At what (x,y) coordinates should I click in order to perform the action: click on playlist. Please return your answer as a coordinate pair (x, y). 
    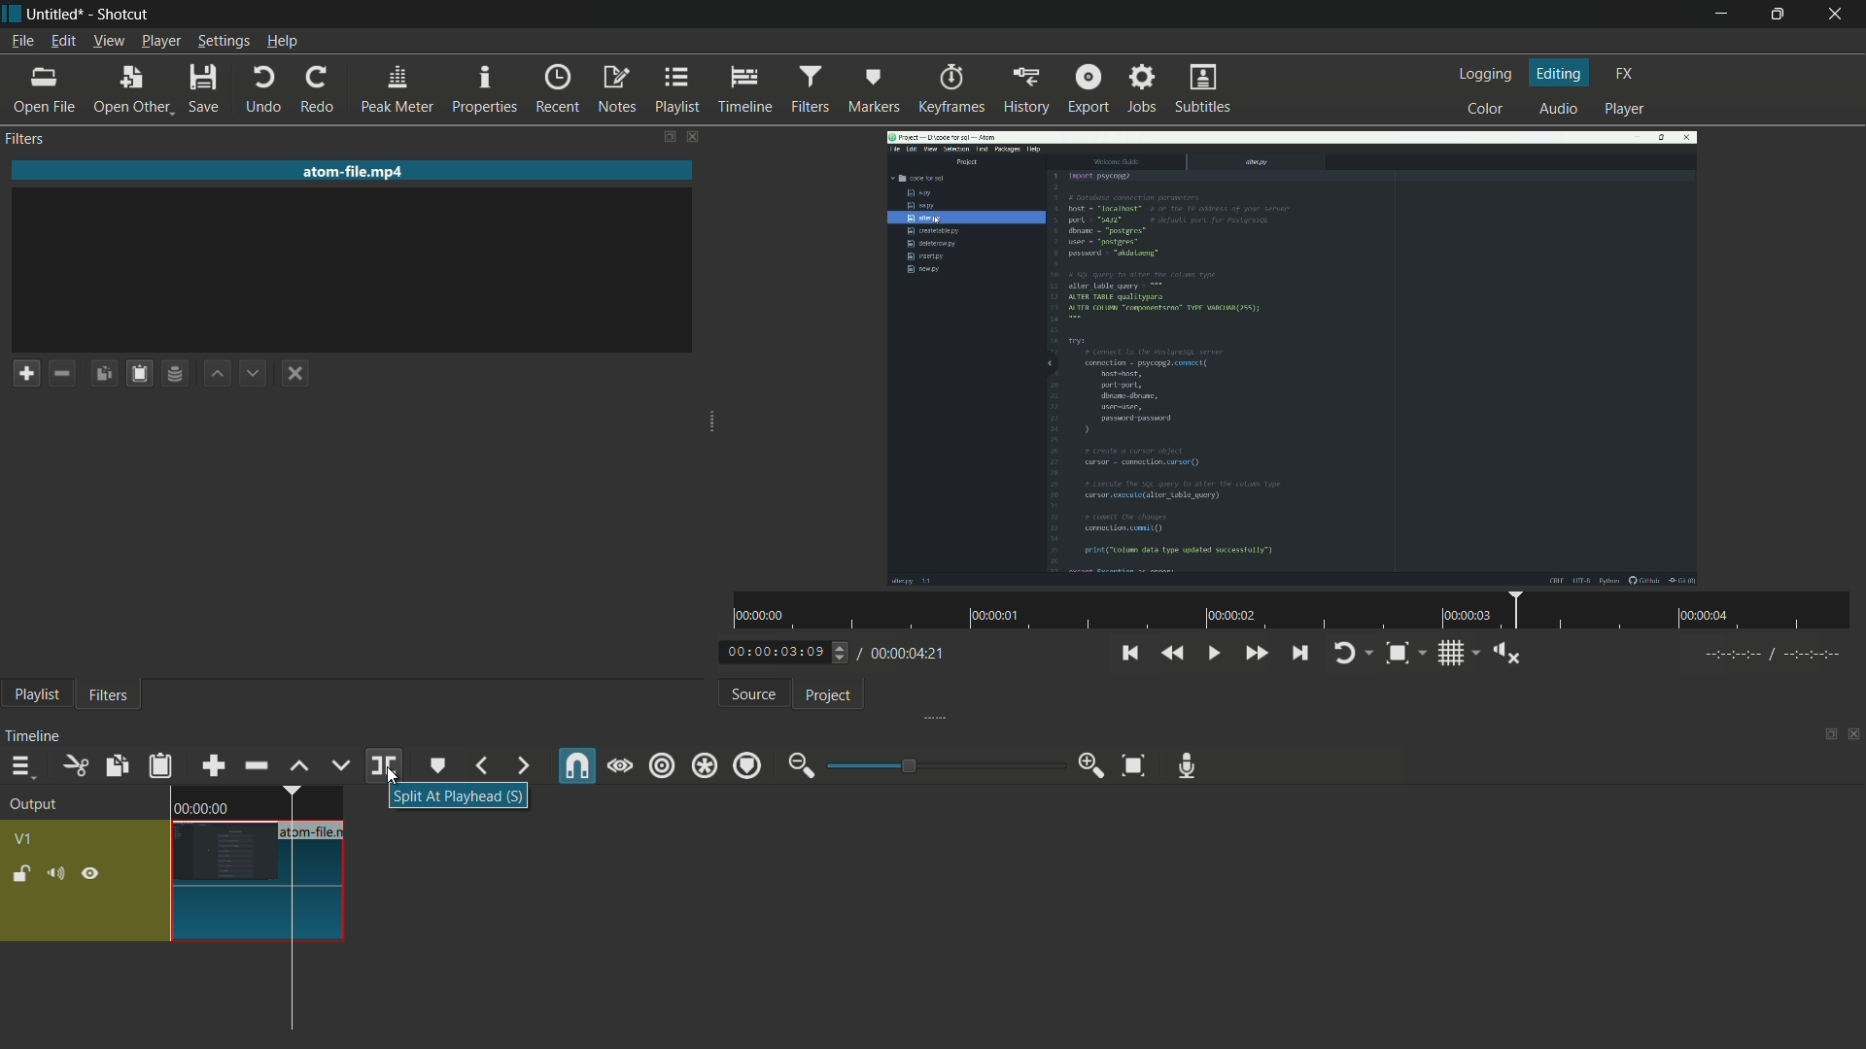
    Looking at the image, I should click on (39, 695).